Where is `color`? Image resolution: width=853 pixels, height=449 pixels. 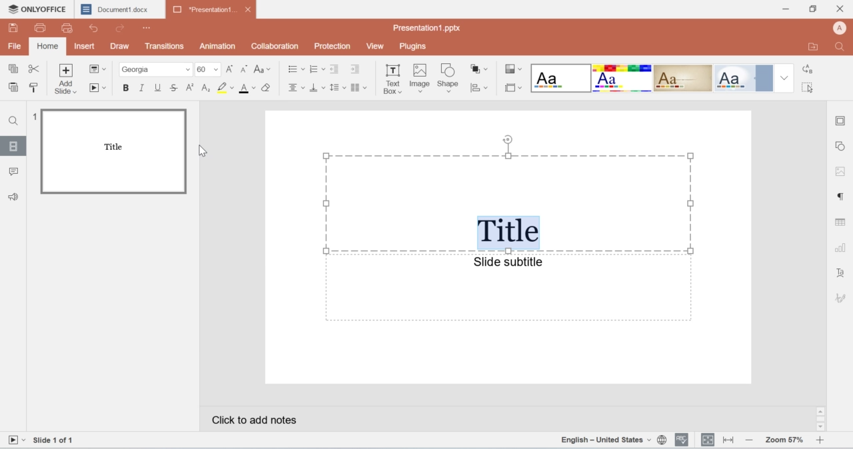
color is located at coordinates (225, 88).